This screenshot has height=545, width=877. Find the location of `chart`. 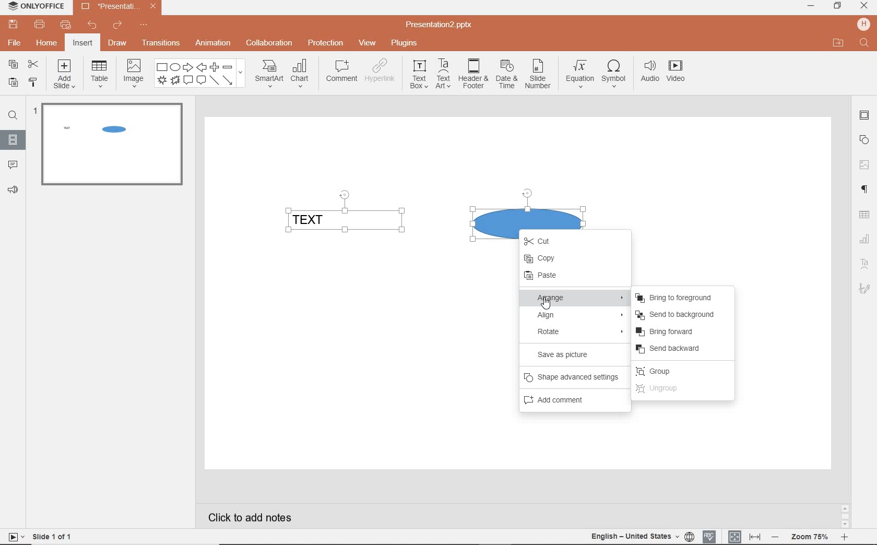

chart is located at coordinates (302, 73).